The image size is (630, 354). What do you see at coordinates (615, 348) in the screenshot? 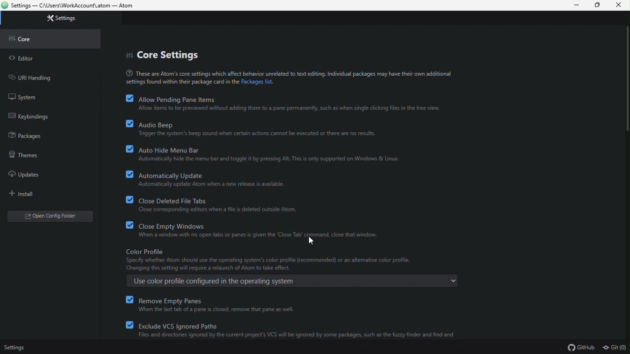
I see `Git (0)` at bounding box center [615, 348].